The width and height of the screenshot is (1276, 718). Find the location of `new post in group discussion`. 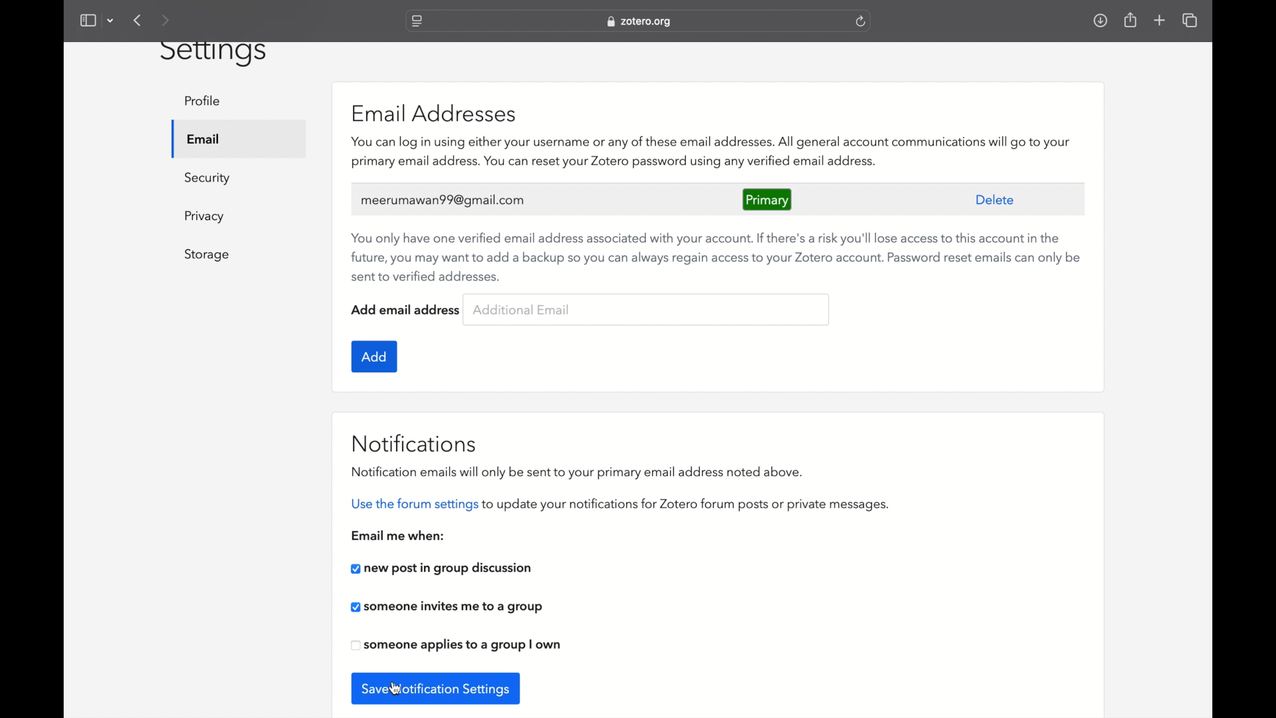

new post in group discussion is located at coordinates (439, 568).